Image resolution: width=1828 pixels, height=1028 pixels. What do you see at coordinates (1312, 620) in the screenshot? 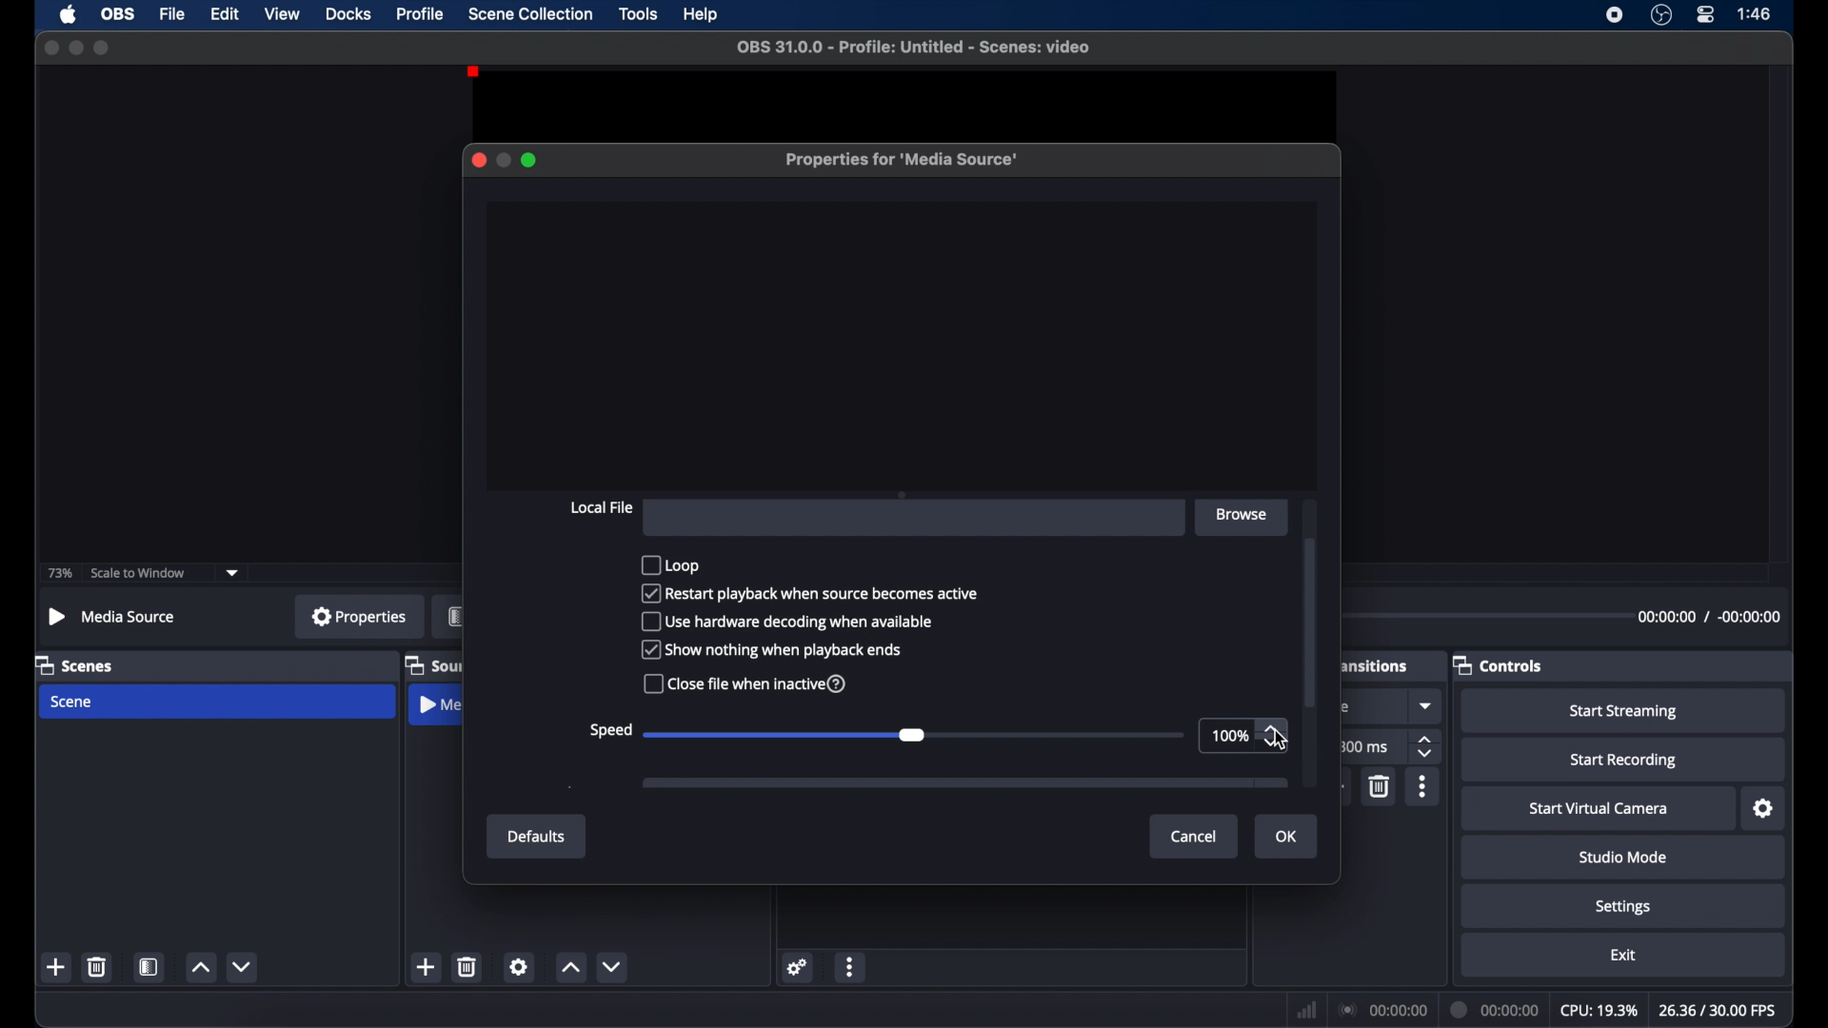
I see `scroll box` at bounding box center [1312, 620].